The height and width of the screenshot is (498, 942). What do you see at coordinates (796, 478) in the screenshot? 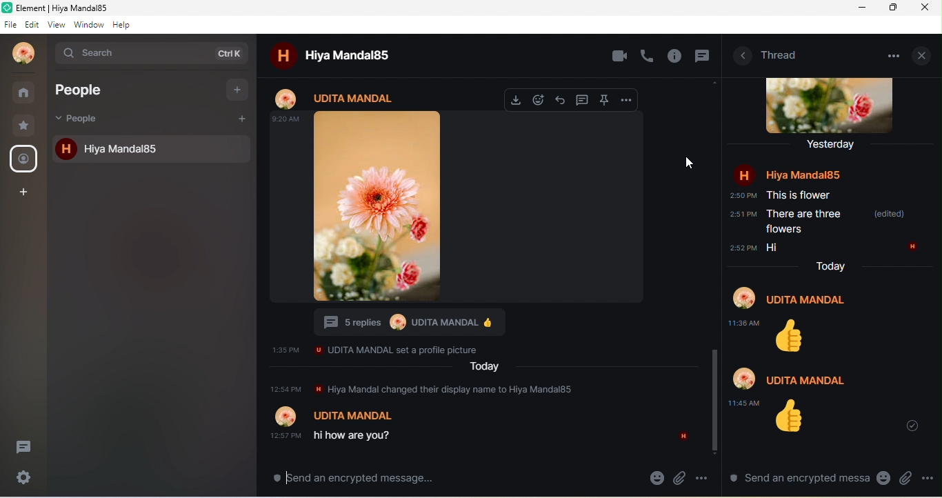
I see `send an encrypted message` at bounding box center [796, 478].